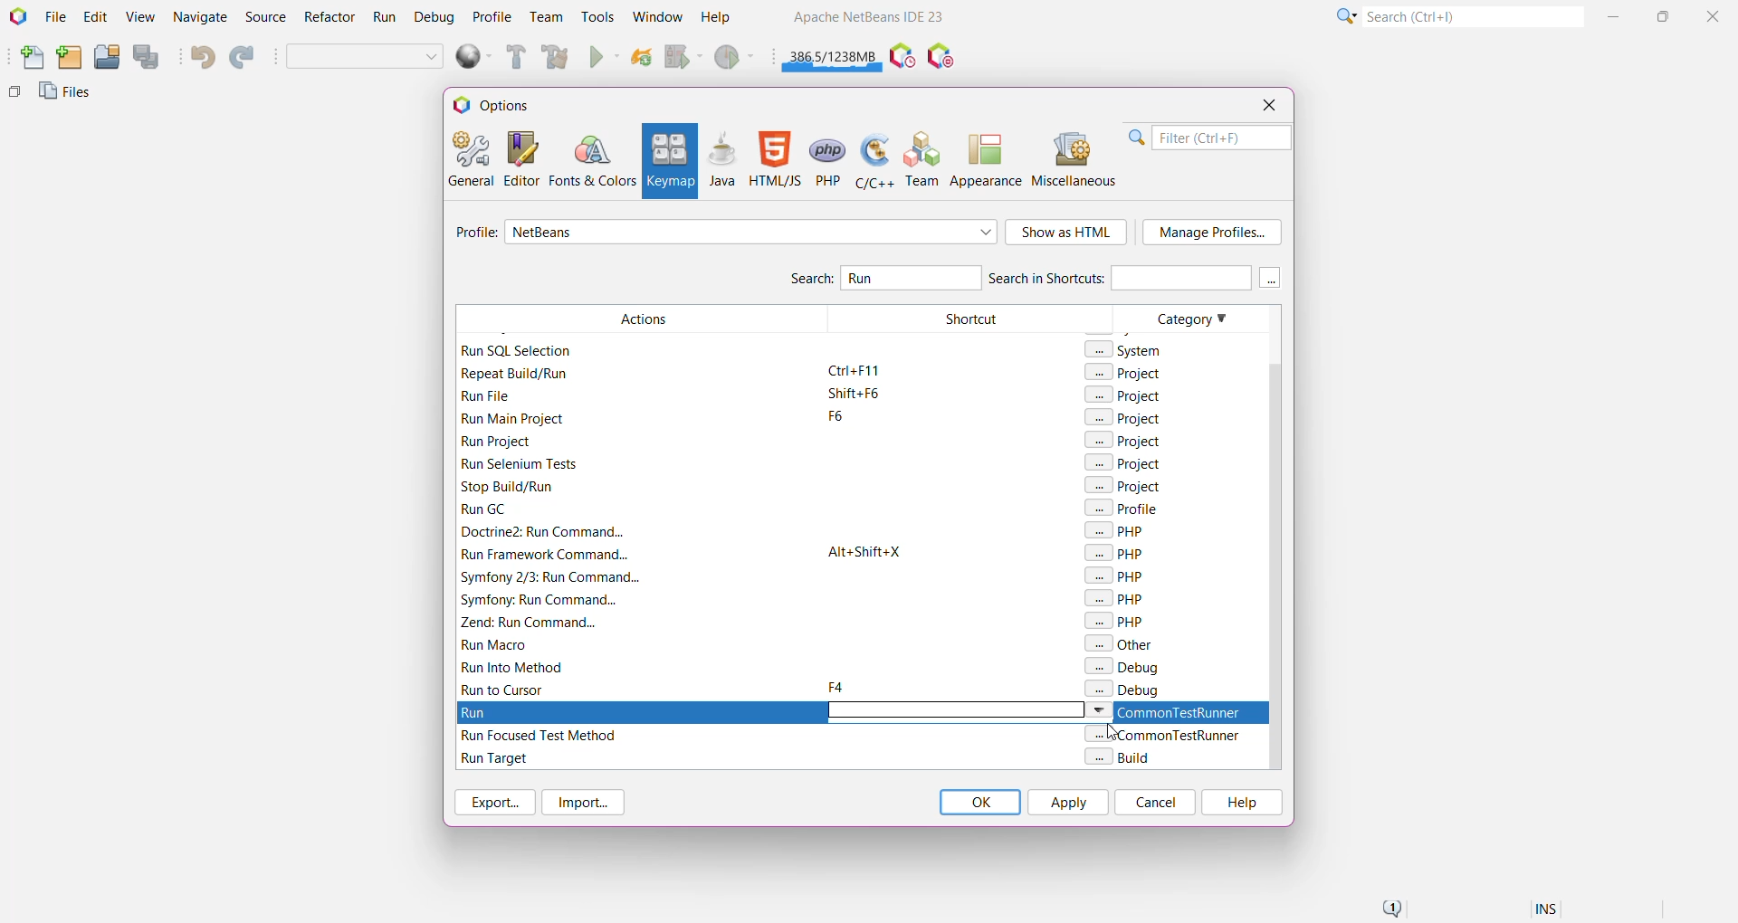 The width and height of the screenshot is (1738, 923). I want to click on Reload, so click(642, 59).